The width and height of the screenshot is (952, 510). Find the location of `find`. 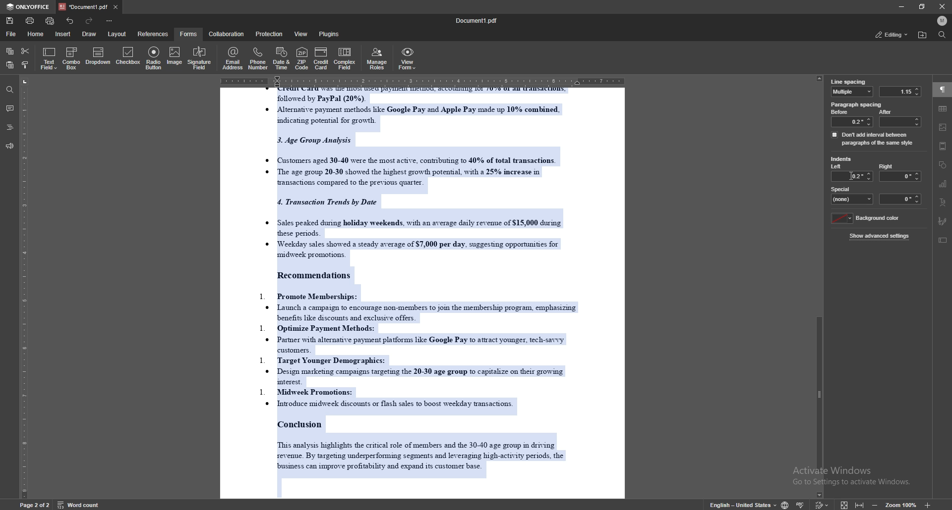

find is located at coordinates (10, 90).